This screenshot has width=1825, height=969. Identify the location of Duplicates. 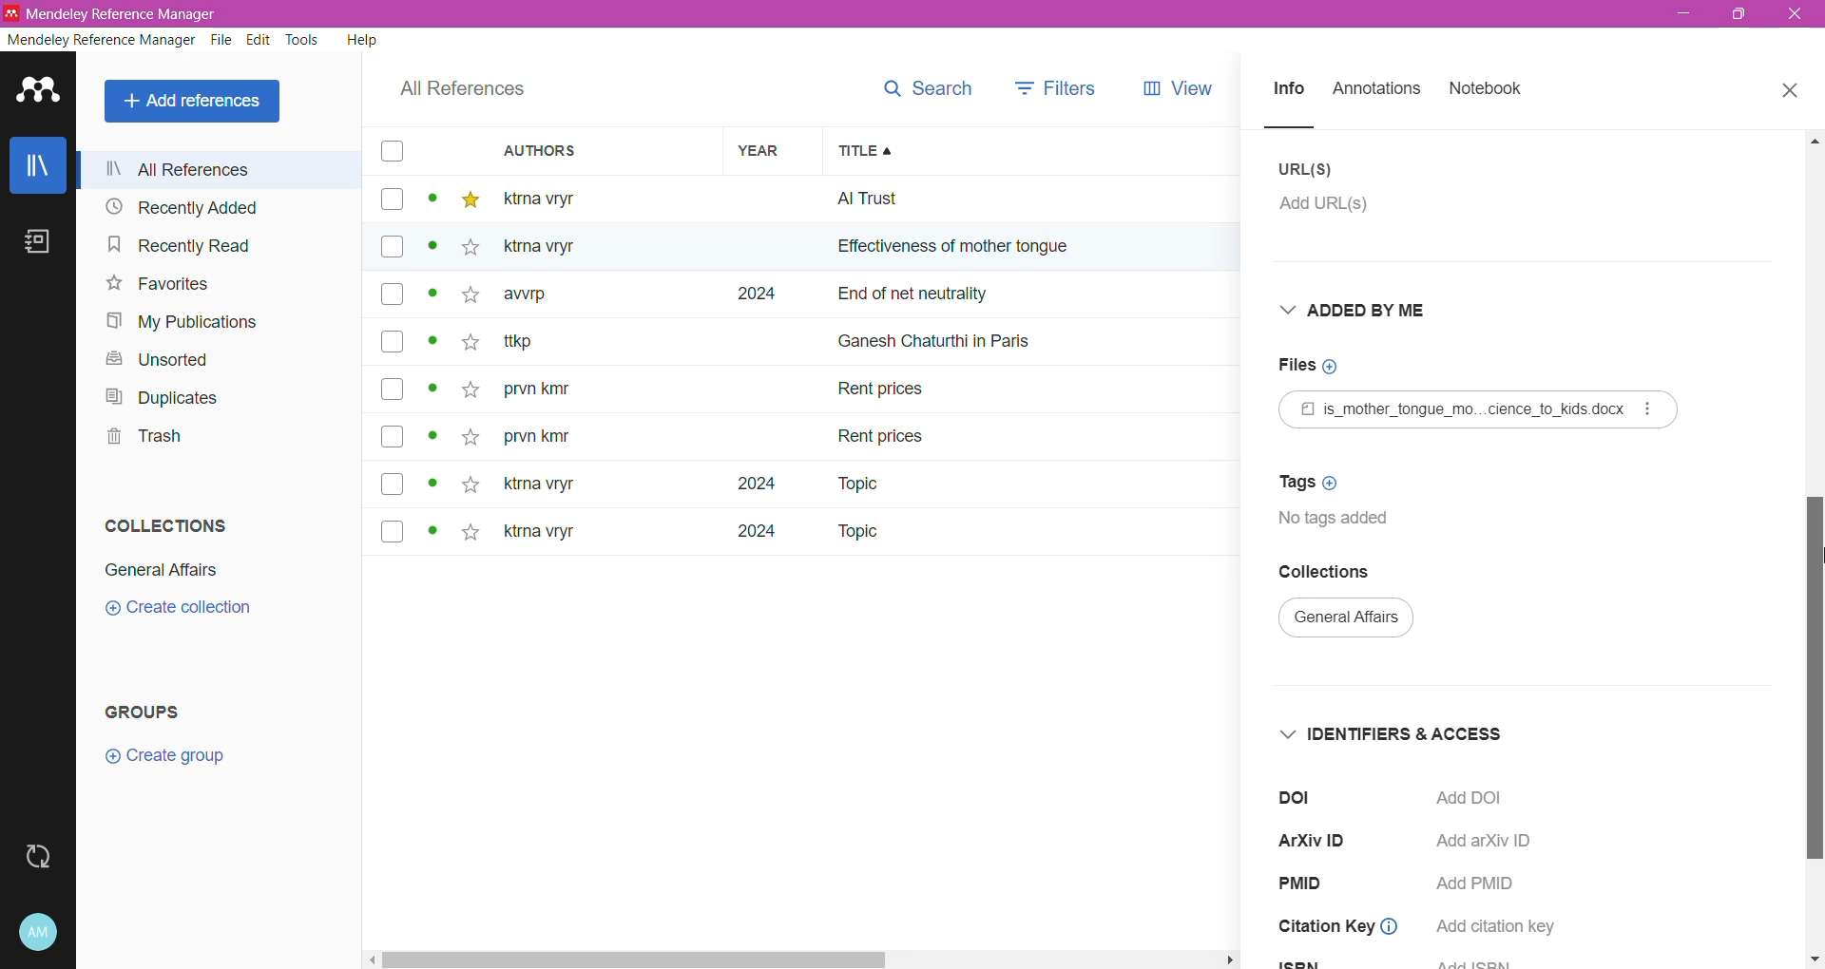
(163, 397).